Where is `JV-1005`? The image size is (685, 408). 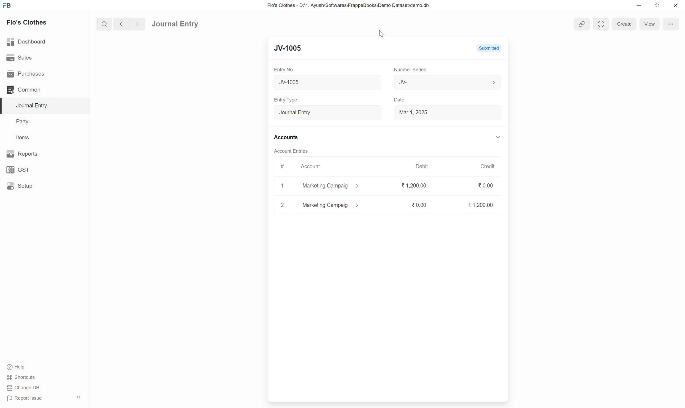 JV-1005 is located at coordinates (292, 48).